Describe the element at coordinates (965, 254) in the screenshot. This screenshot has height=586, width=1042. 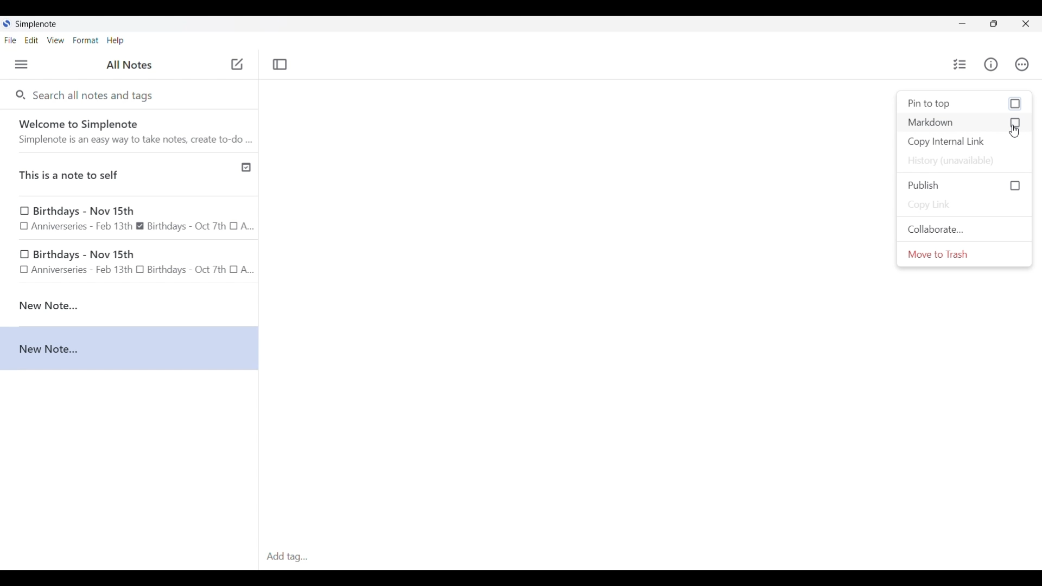
I see `Move to trash` at that location.